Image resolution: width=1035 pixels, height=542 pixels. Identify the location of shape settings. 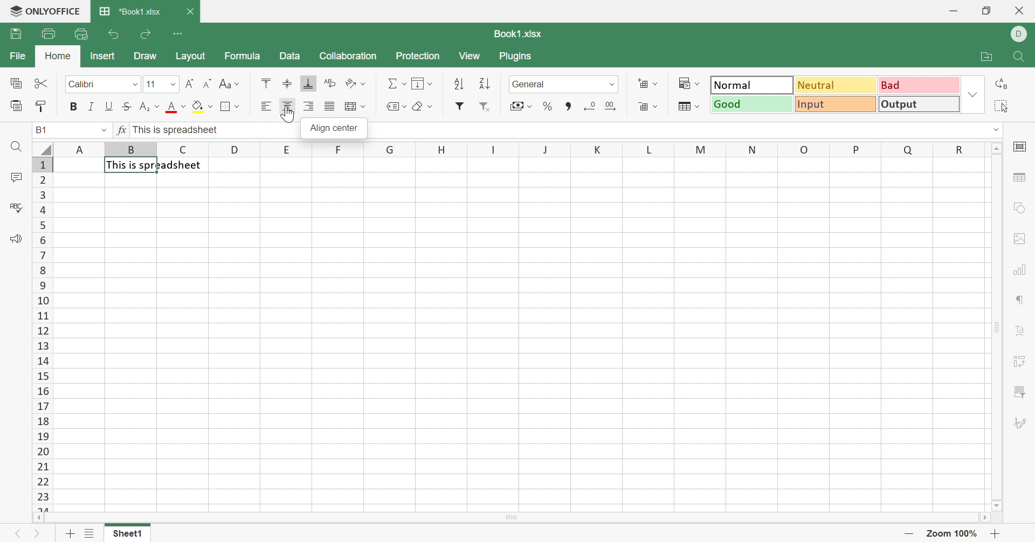
(1020, 208).